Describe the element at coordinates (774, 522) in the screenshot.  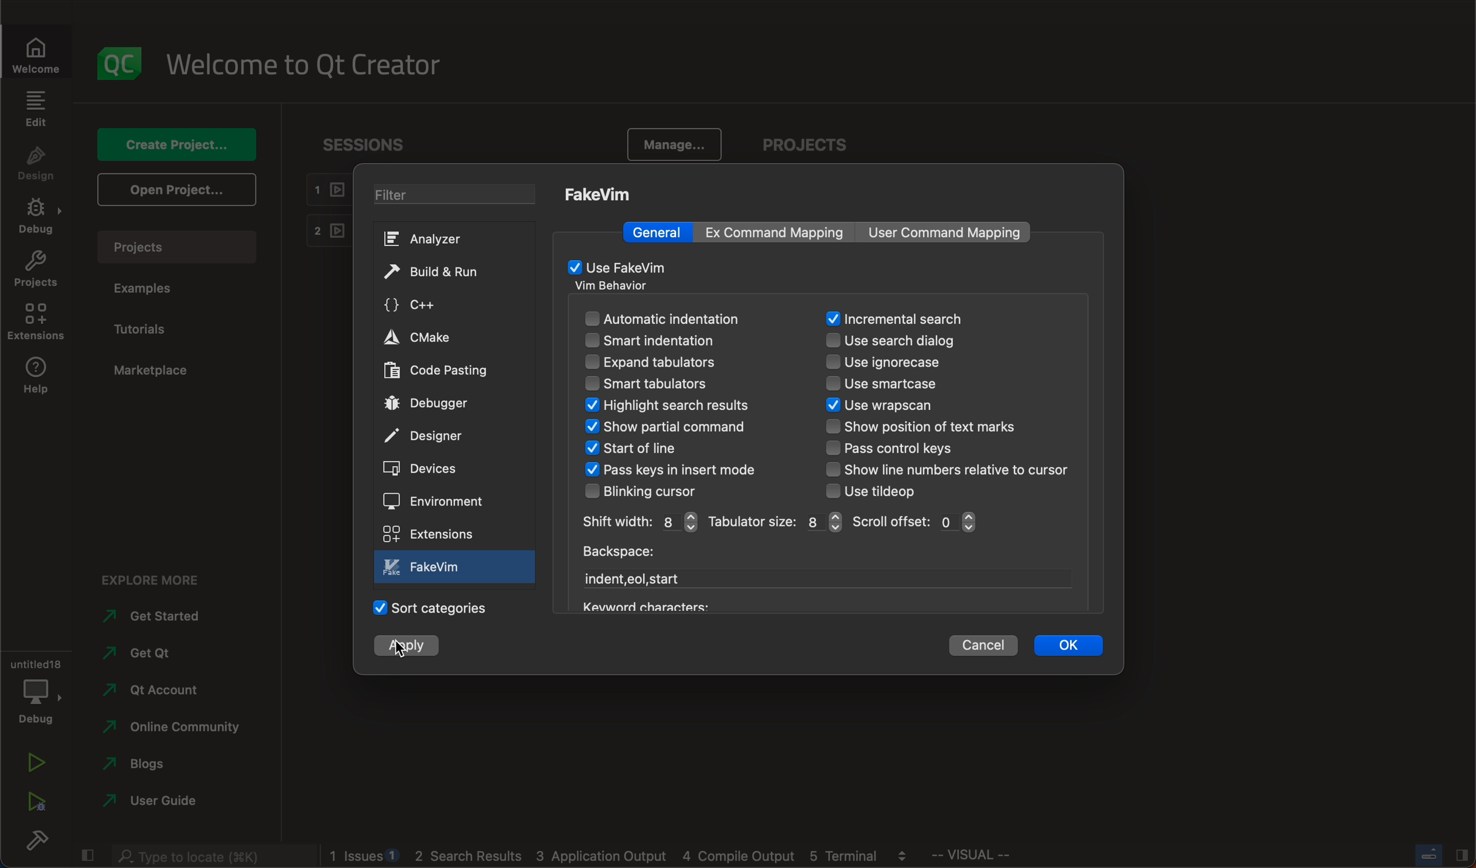
I see `size` at that location.